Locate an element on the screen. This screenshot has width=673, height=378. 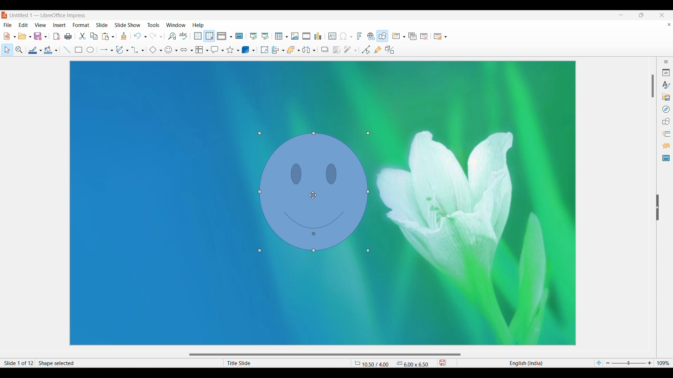
Properties is located at coordinates (666, 72).